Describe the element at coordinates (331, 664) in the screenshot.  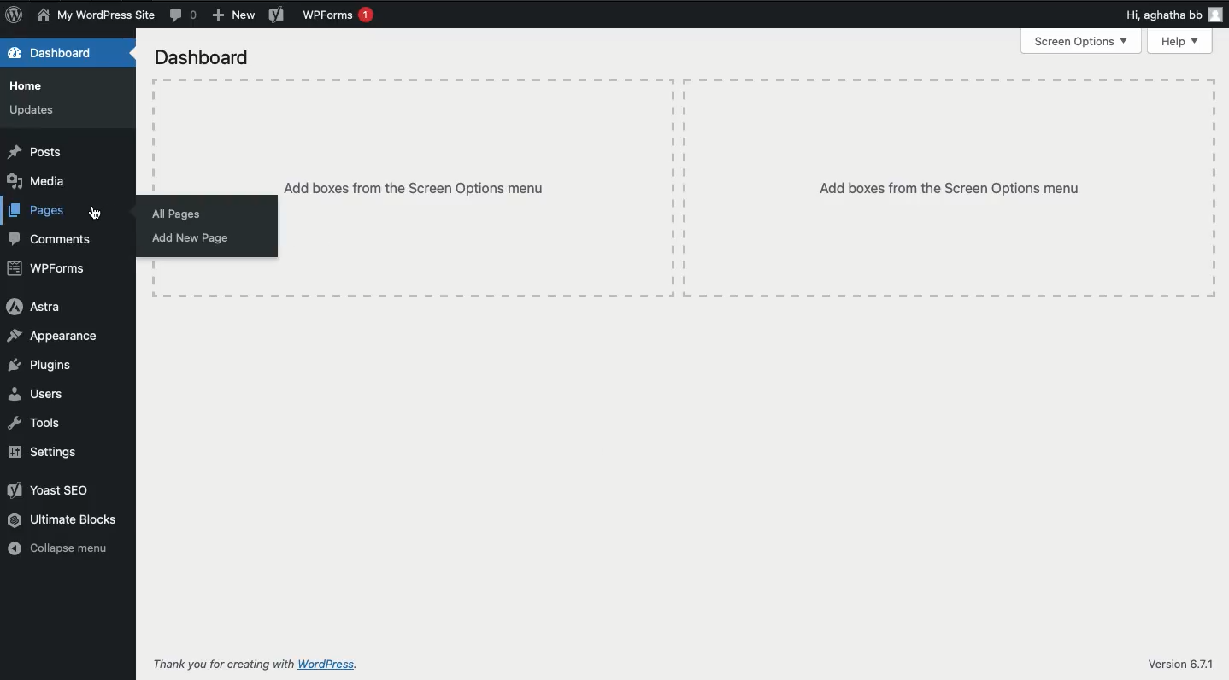
I see `wordpress` at that location.